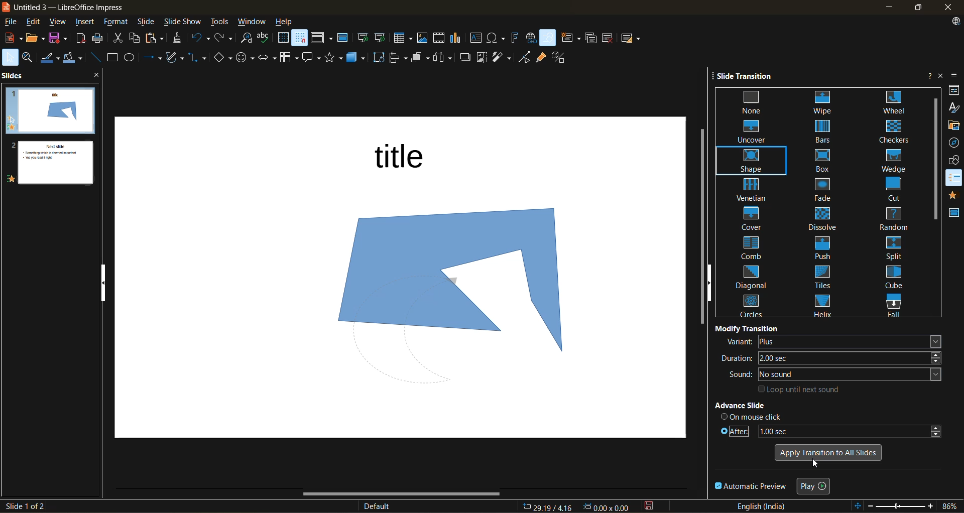  Describe the element at coordinates (155, 39) in the screenshot. I see `paste` at that location.